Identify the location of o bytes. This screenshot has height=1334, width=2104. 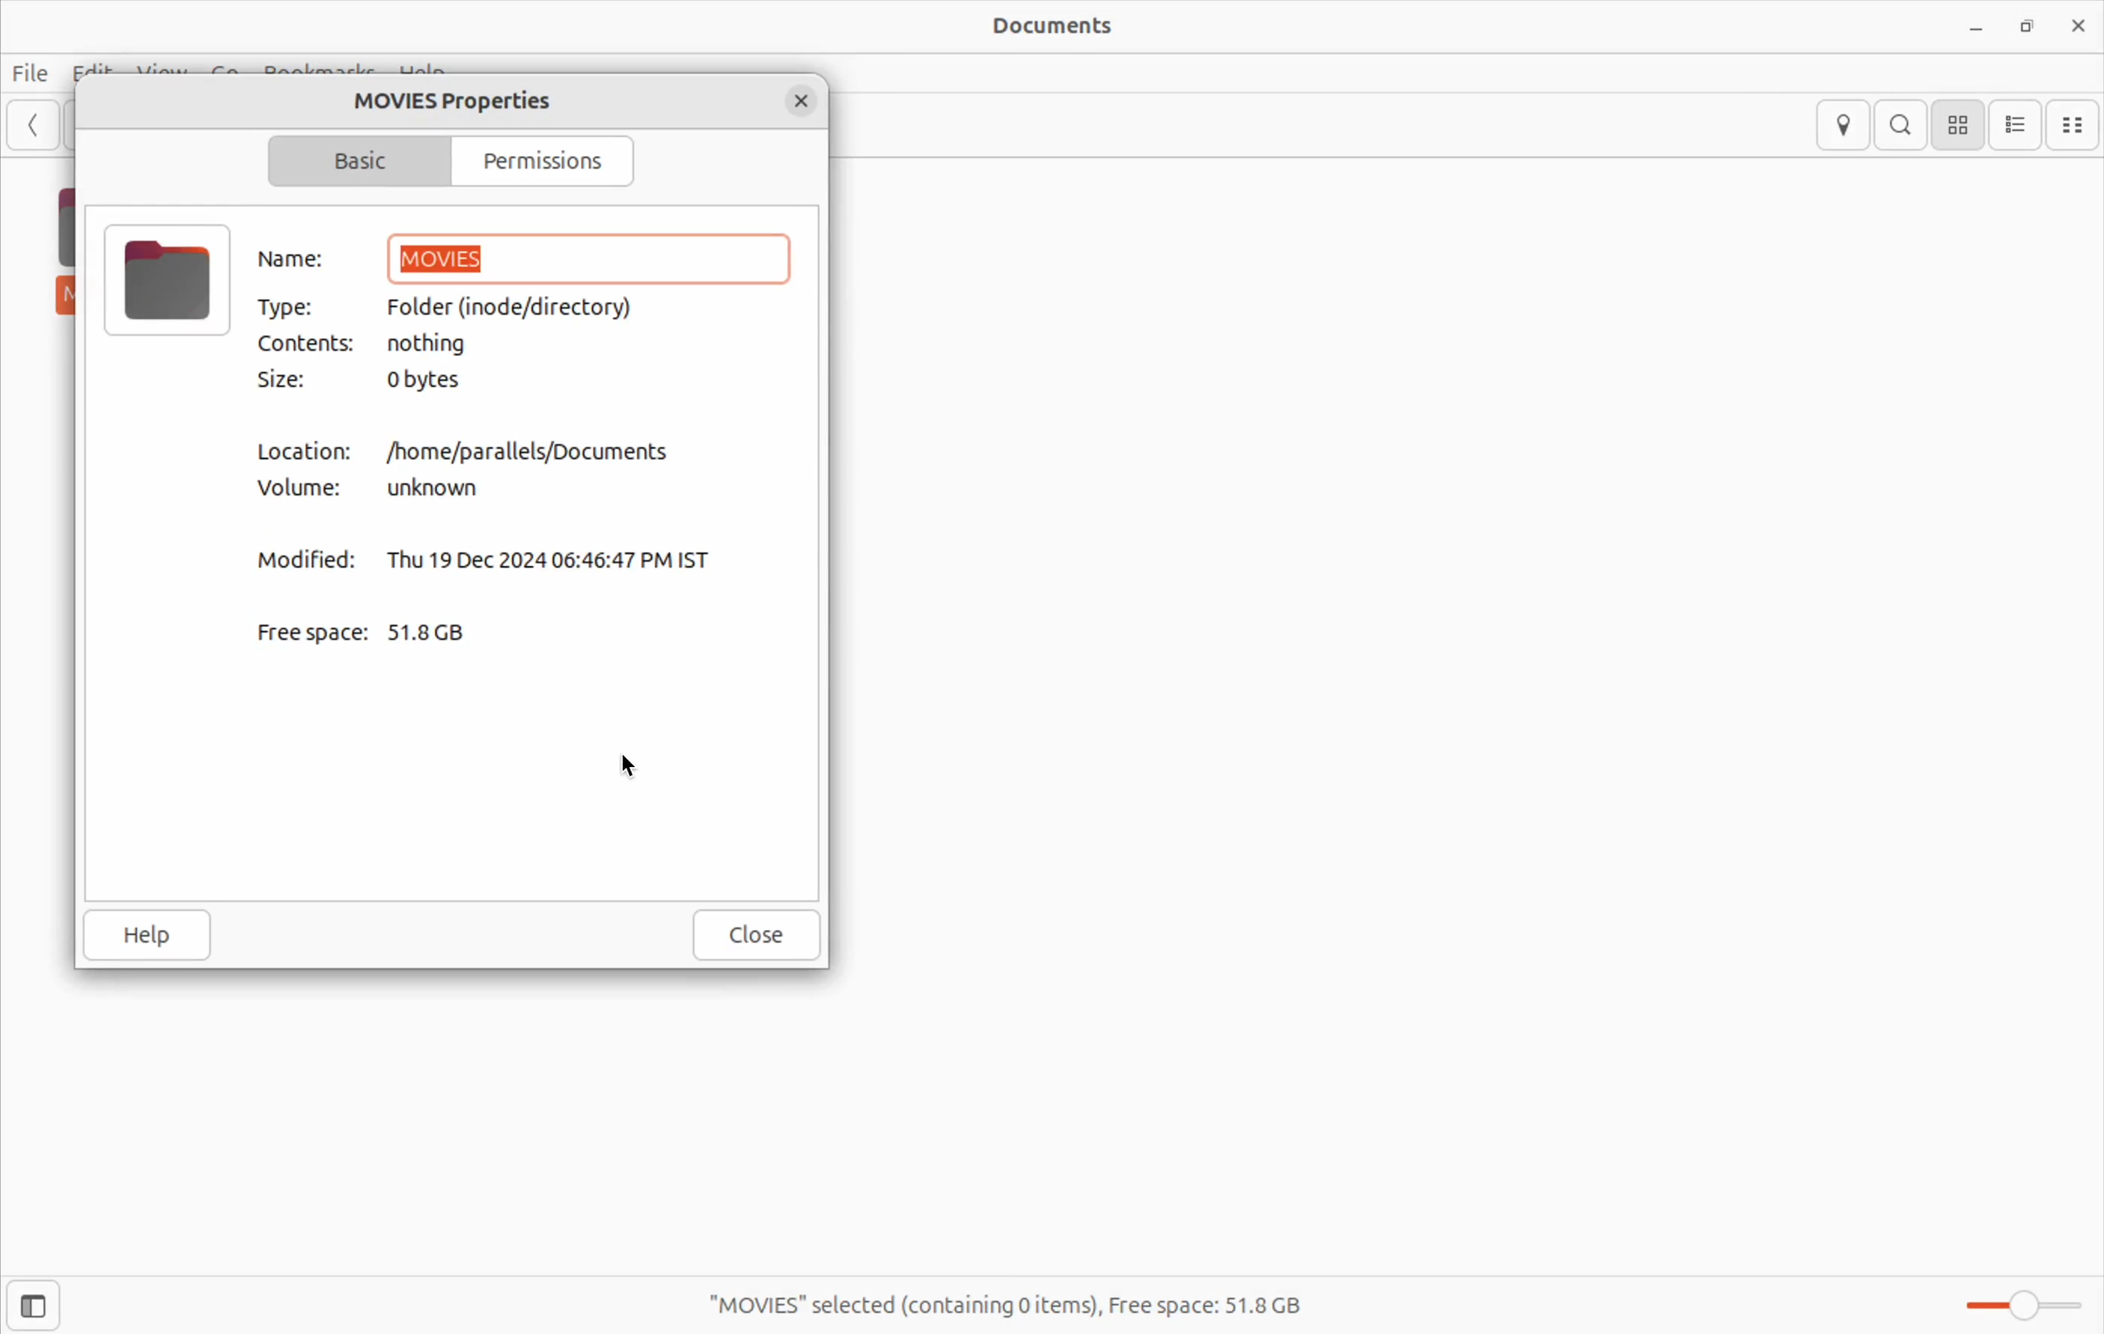
(436, 381).